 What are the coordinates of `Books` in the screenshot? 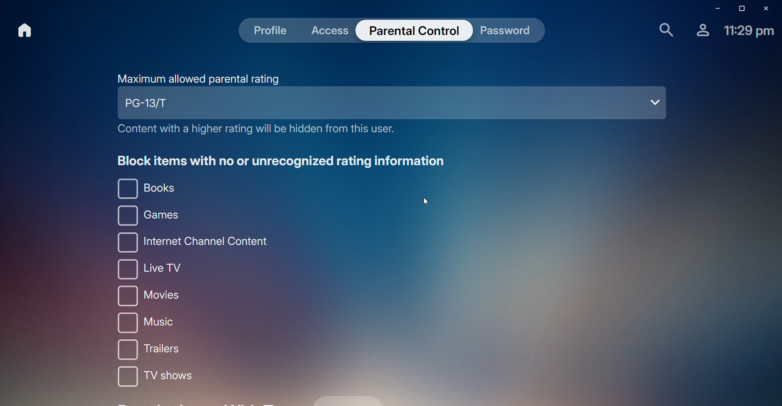 It's located at (147, 189).